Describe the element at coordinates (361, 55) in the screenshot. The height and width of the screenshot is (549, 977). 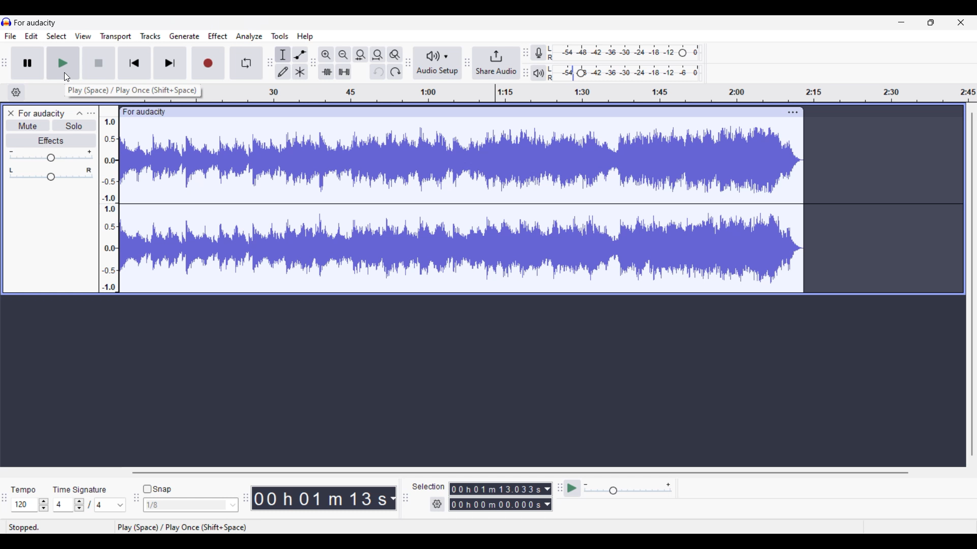
I see `Fit selection to width` at that location.